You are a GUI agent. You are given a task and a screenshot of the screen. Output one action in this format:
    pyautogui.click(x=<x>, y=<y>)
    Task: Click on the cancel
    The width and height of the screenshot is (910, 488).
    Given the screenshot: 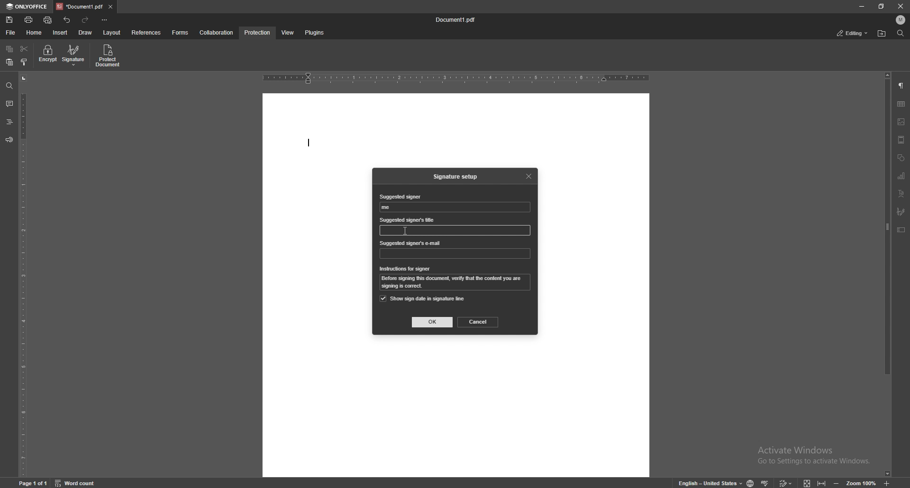 What is the action you would take?
    pyautogui.click(x=478, y=322)
    